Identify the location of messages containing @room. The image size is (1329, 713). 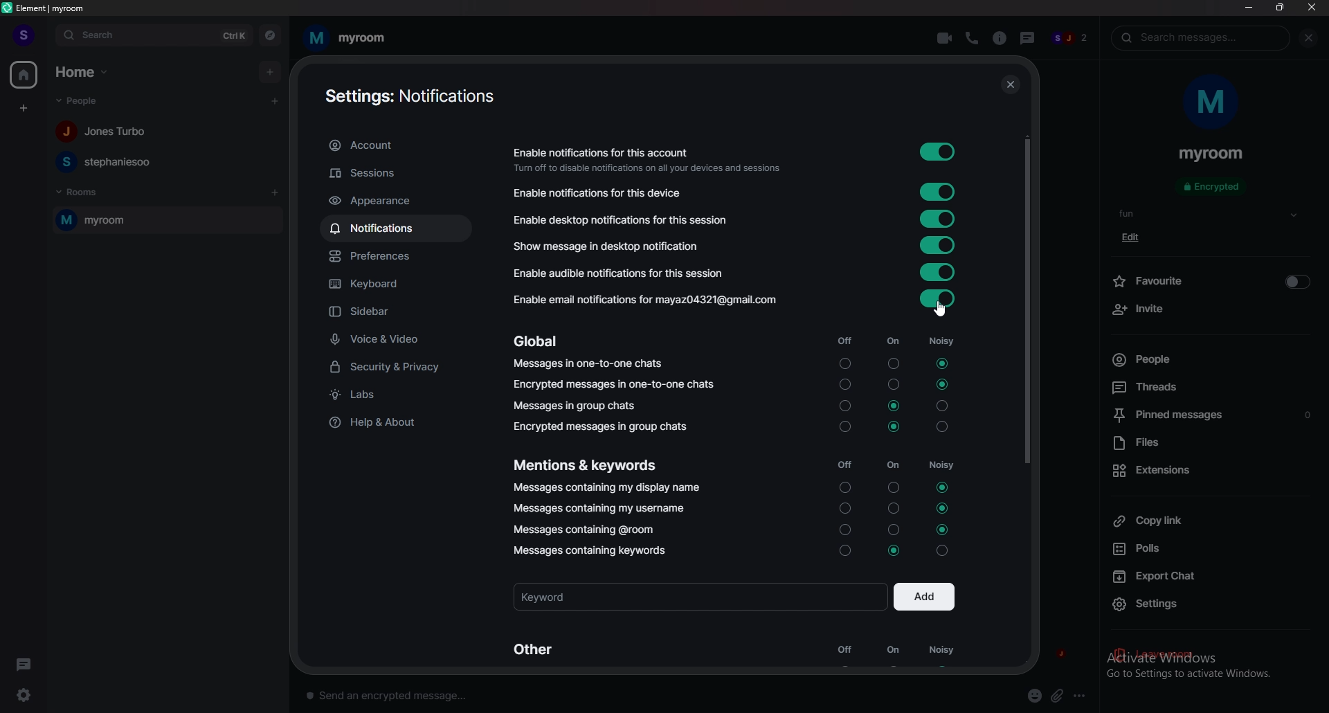
(586, 530).